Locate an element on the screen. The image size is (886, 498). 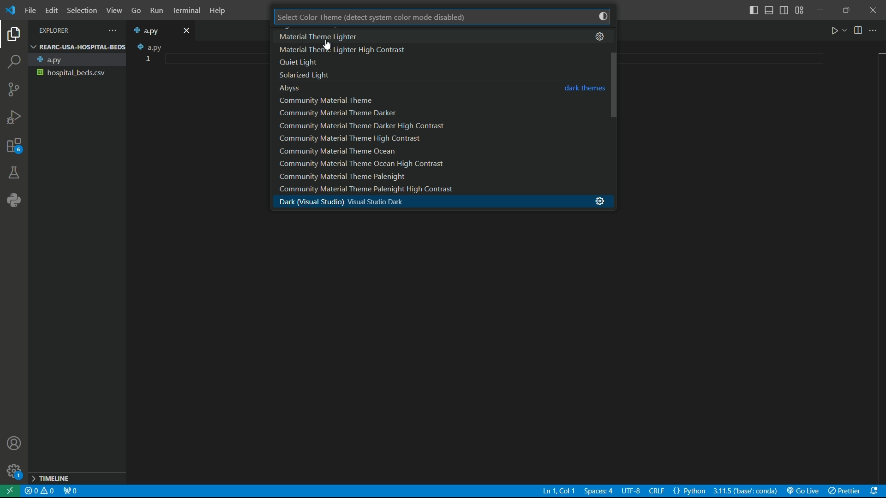
Abyss is located at coordinates (294, 87).